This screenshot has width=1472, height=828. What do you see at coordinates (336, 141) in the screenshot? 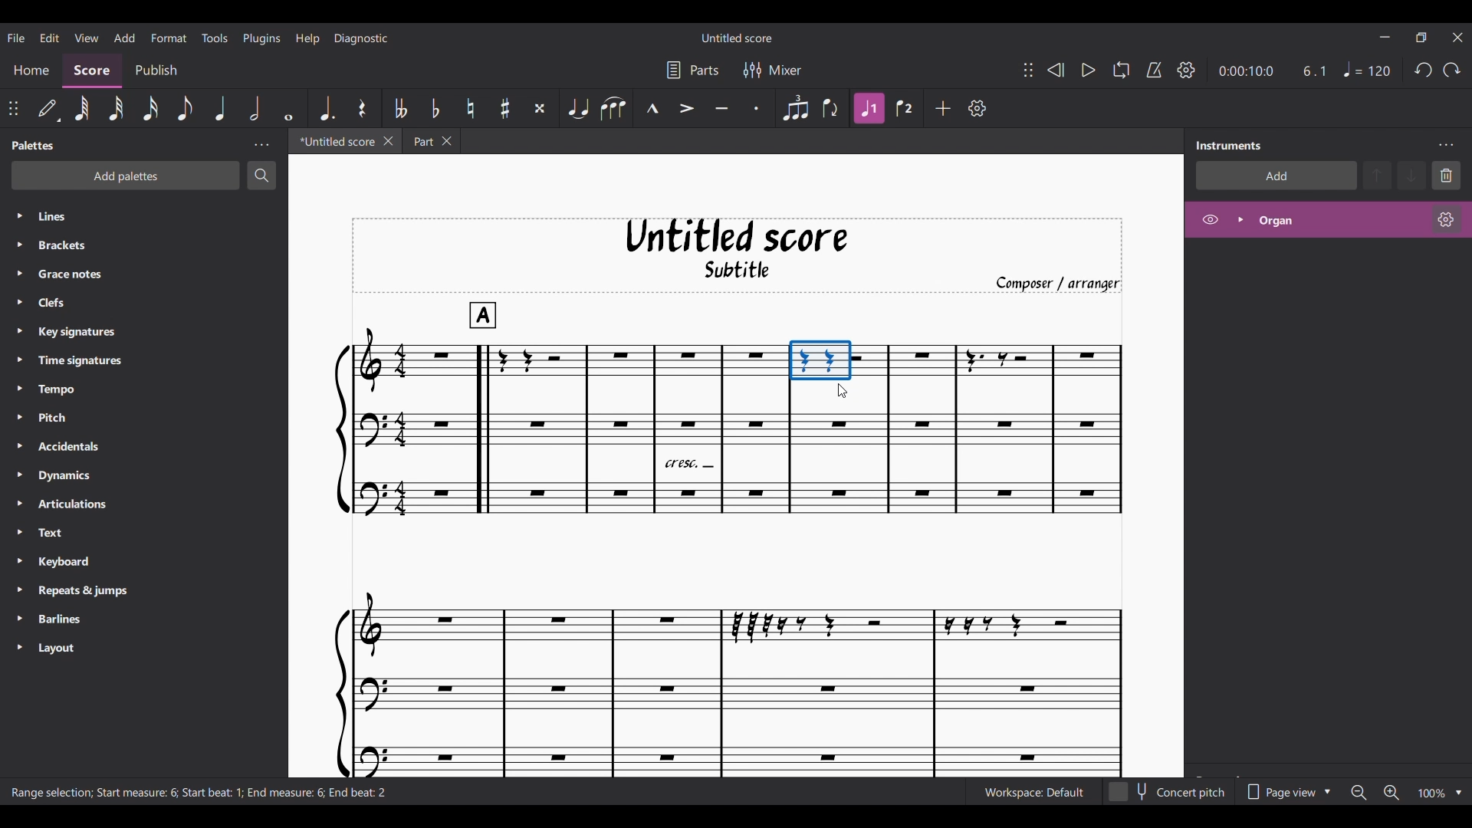
I see `Current tab, highlighted` at bounding box center [336, 141].